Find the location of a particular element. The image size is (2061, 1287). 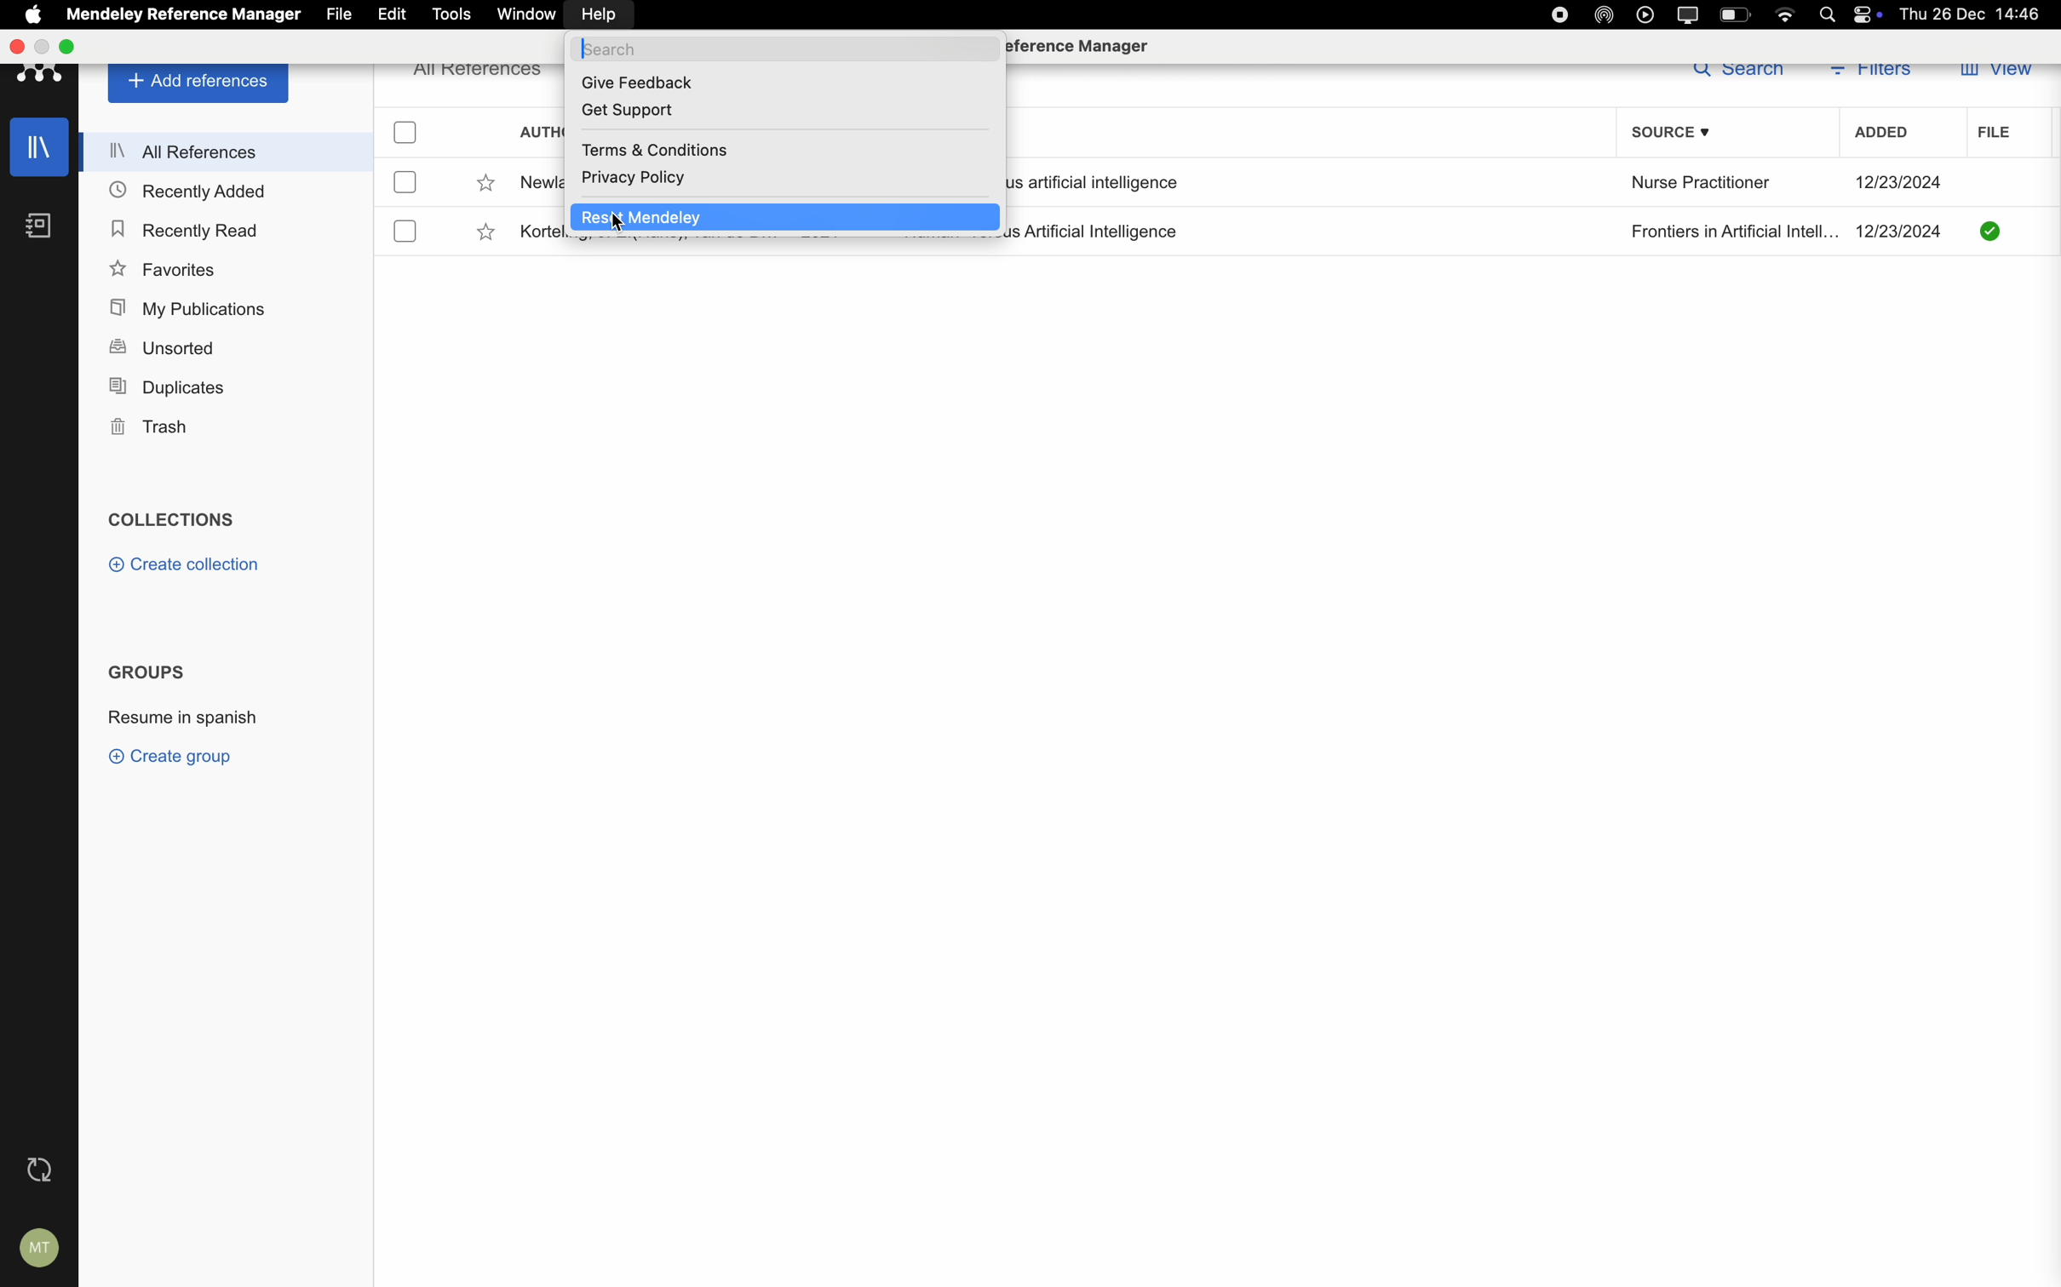

get support is located at coordinates (629, 111).